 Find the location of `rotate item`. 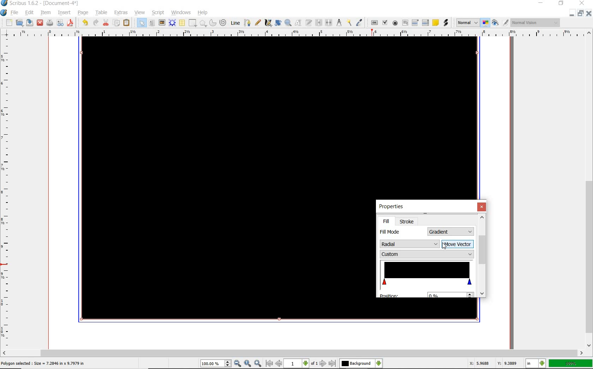

rotate item is located at coordinates (278, 23).